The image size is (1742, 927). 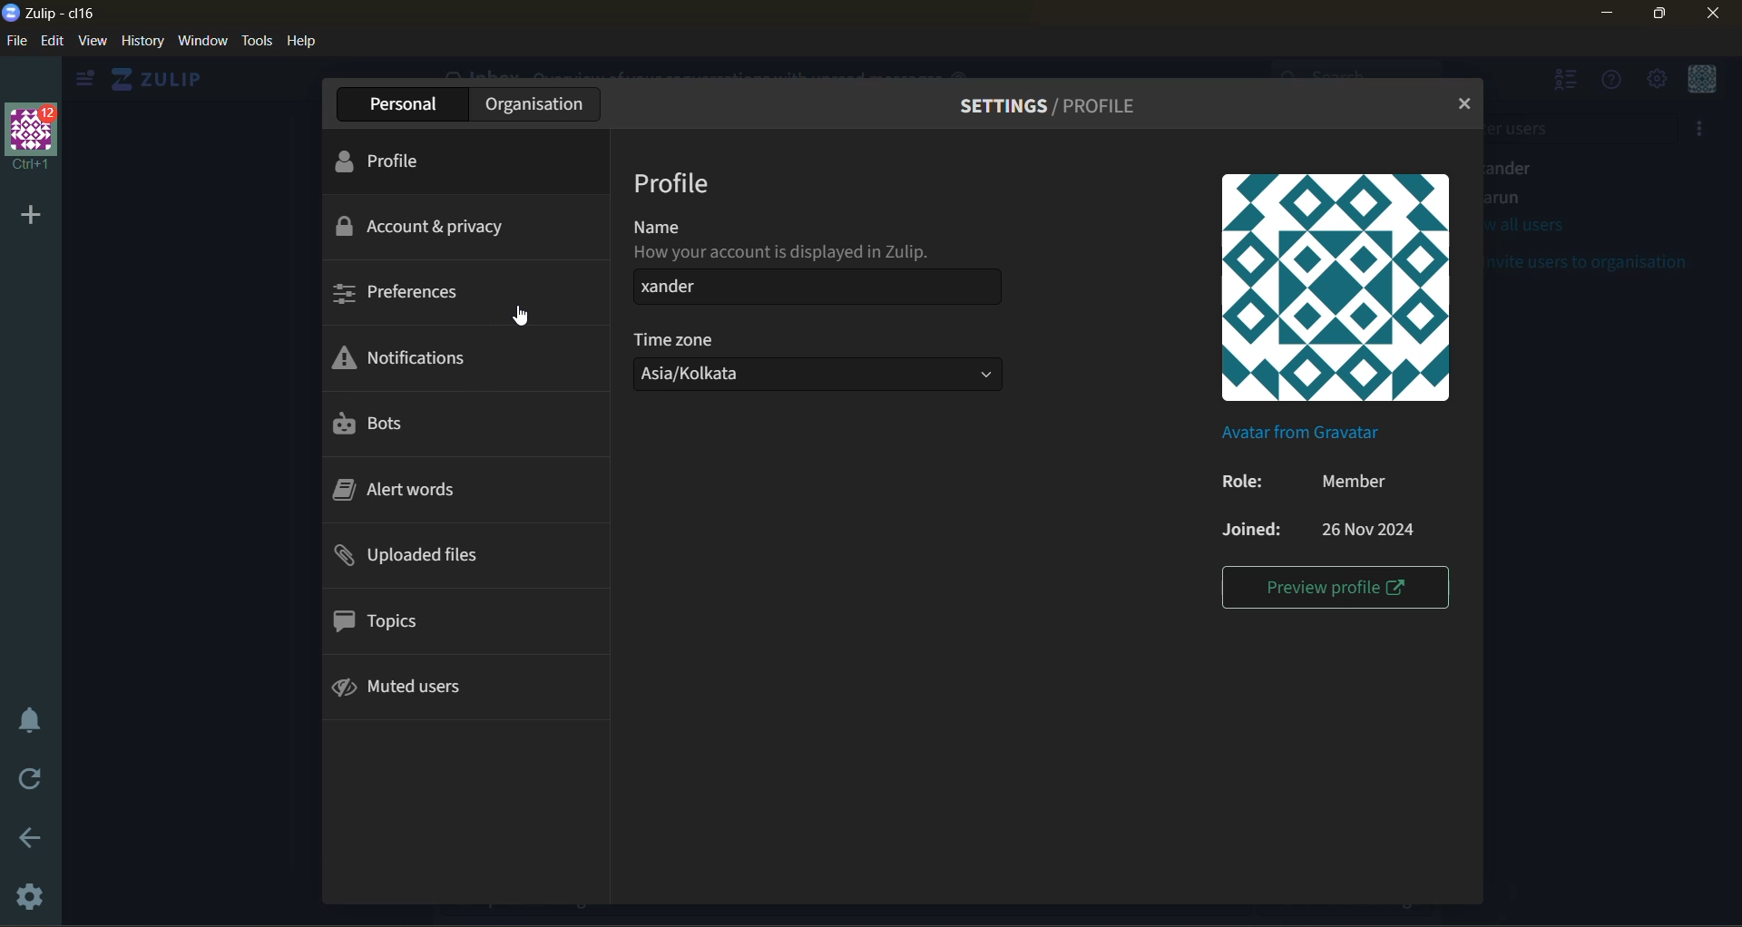 What do you see at coordinates (84, 79) in the screenshot?
I see `show left side bar` at bounding box center [84, 79].